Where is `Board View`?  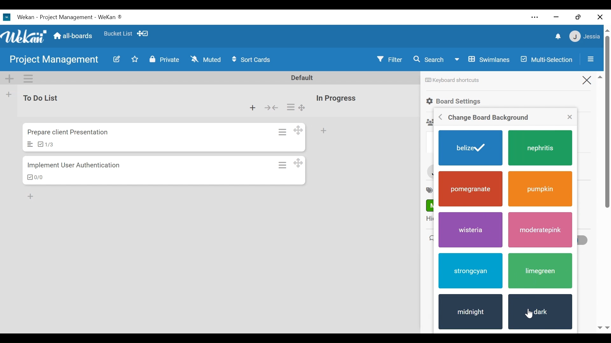 Board View is located at coordinates (481, 60).